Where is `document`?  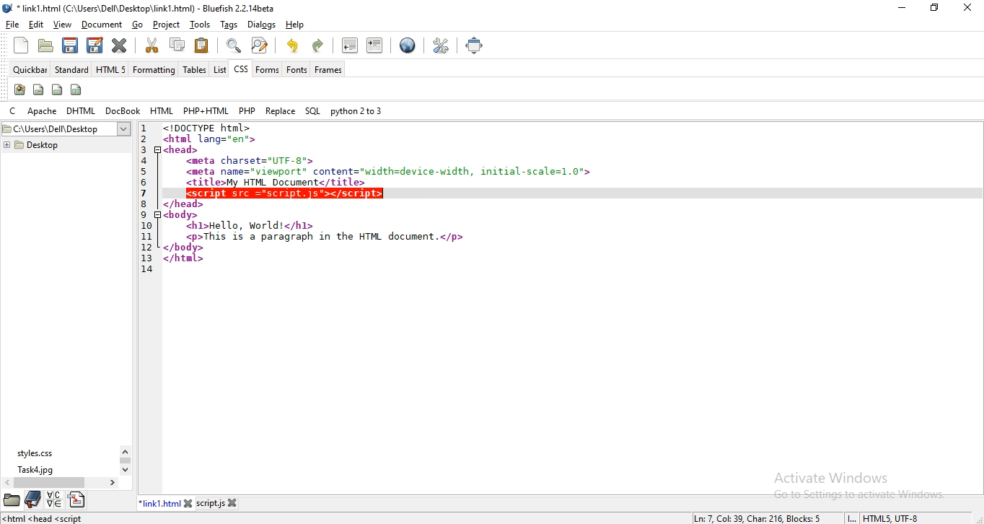
document is located at coordinates (102, 23).